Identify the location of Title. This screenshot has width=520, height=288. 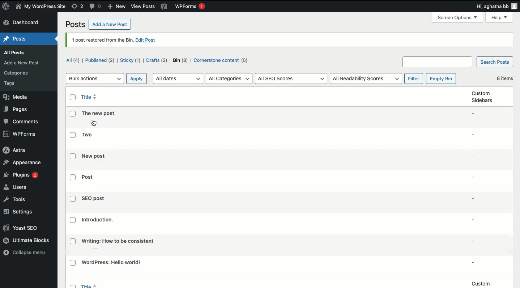
(90, 96).